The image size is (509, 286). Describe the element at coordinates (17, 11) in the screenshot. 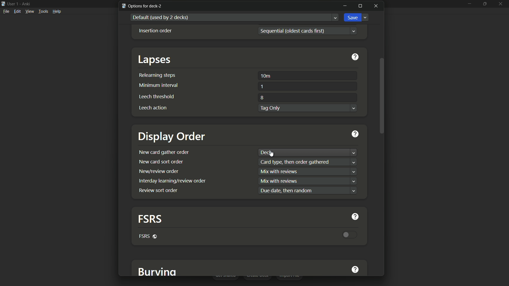

I see `edit menu` at that location.